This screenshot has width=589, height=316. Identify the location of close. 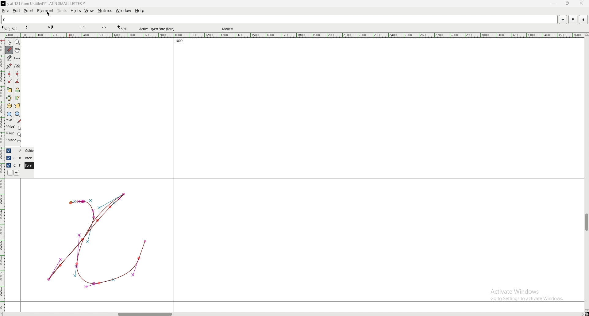
(581, 3).